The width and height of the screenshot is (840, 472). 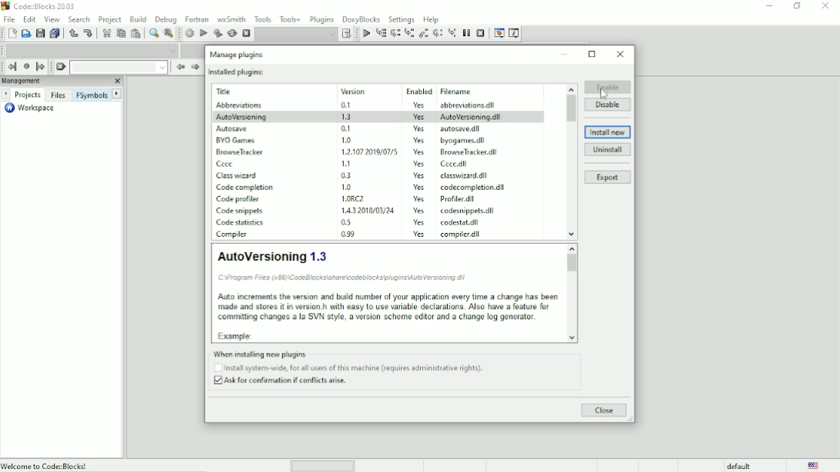 What do you see at coordinates (189, 33) in the screenshot?
I see `Build` at bounding box center [189, 33].